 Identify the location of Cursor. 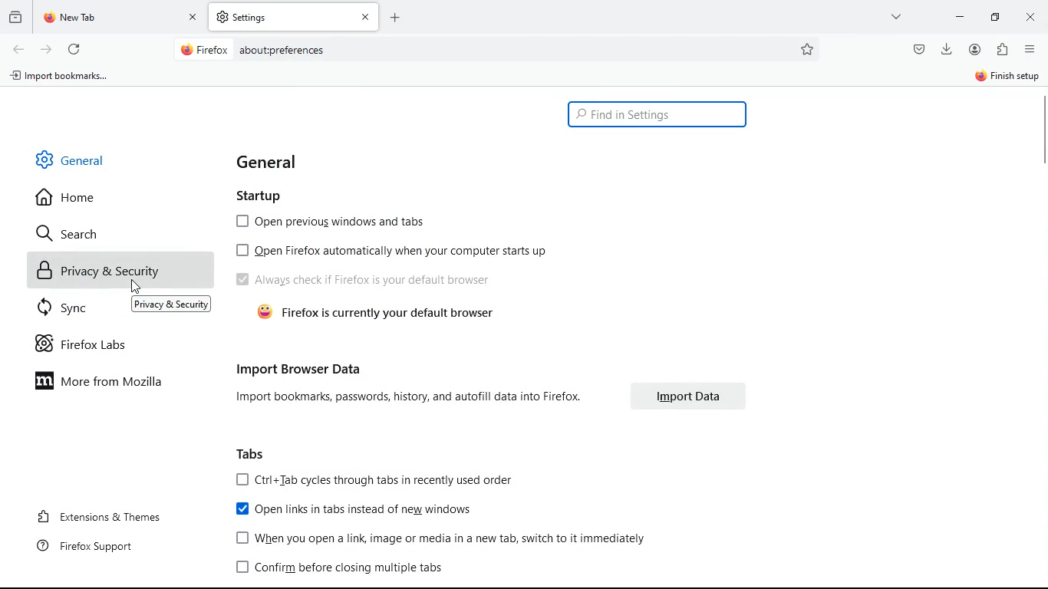
(137, 286).